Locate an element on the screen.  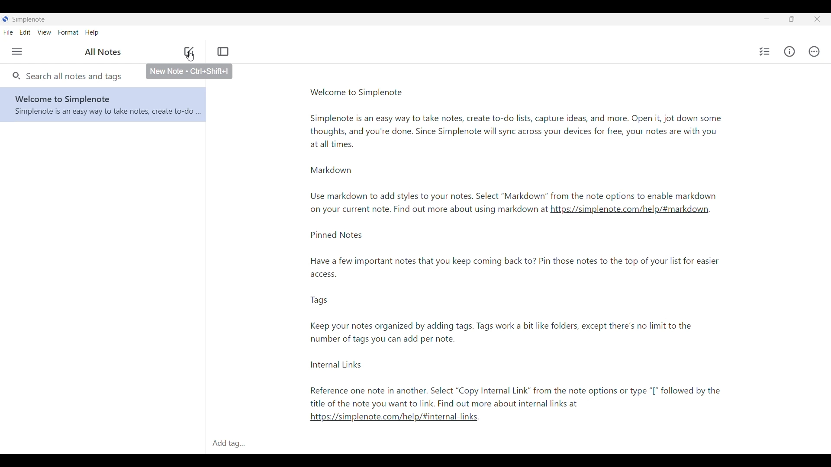
Cursor is located at coordinates (190, 58).